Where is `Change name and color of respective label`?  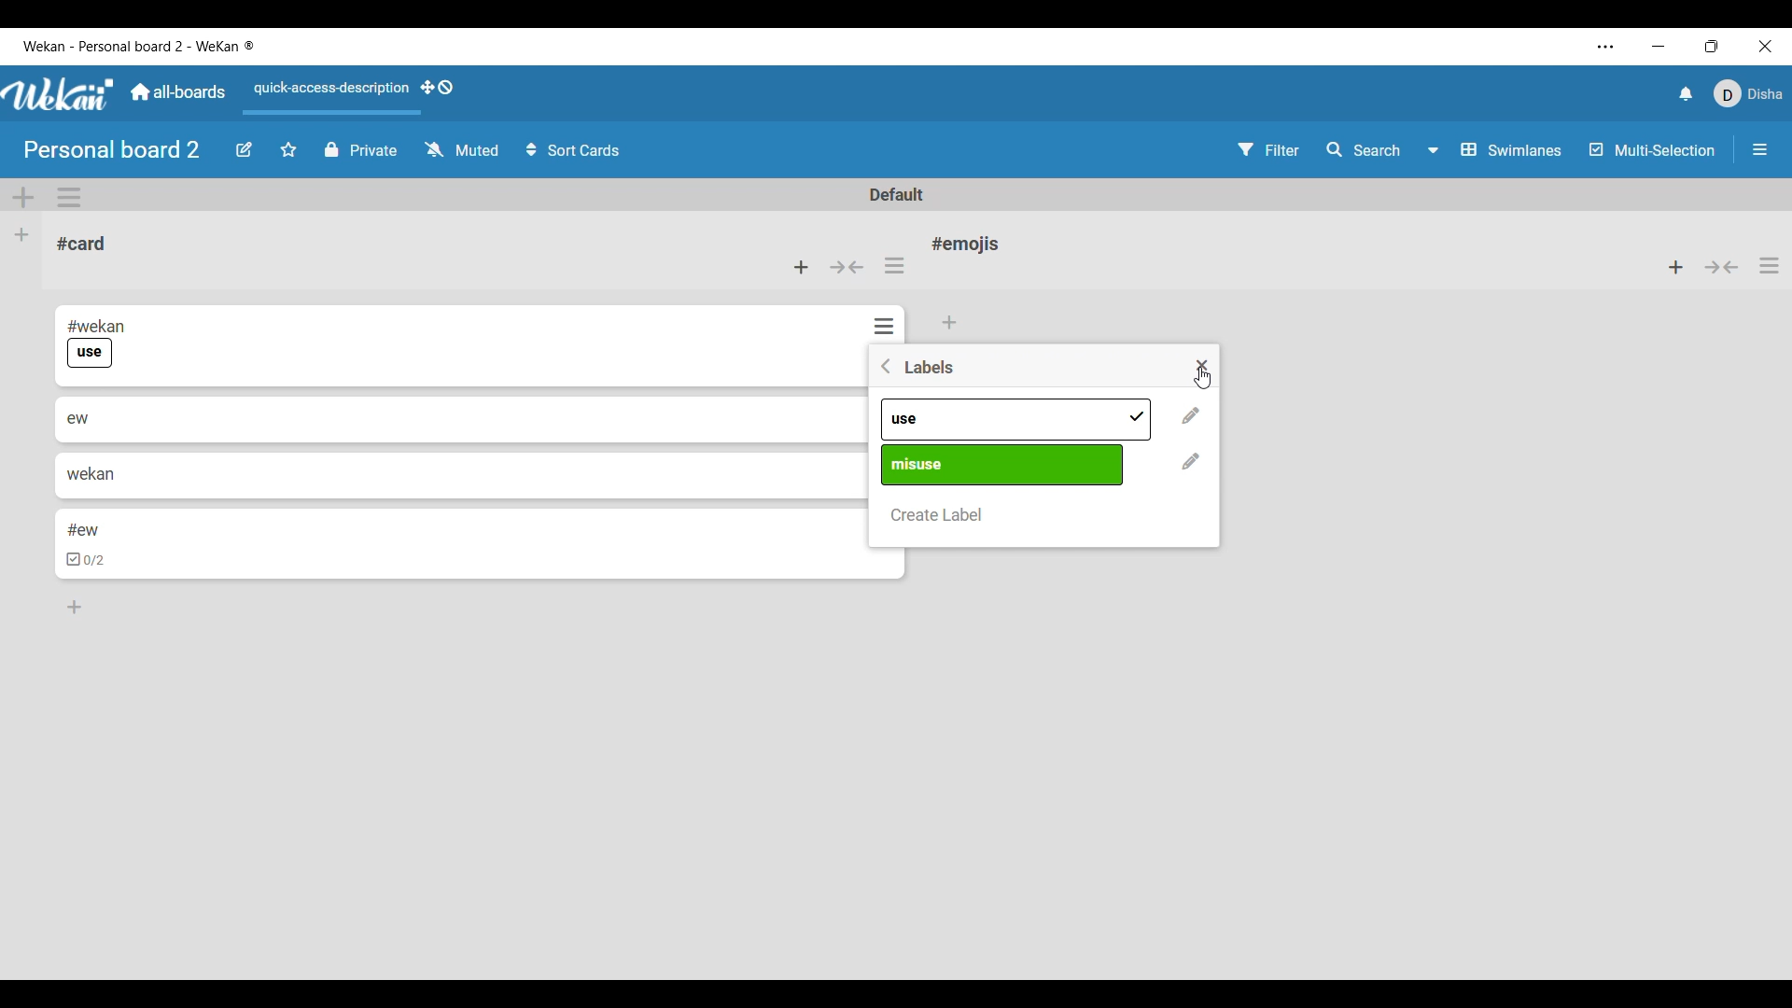 Change name and color of respective label is located at coordinates (1192, 461).